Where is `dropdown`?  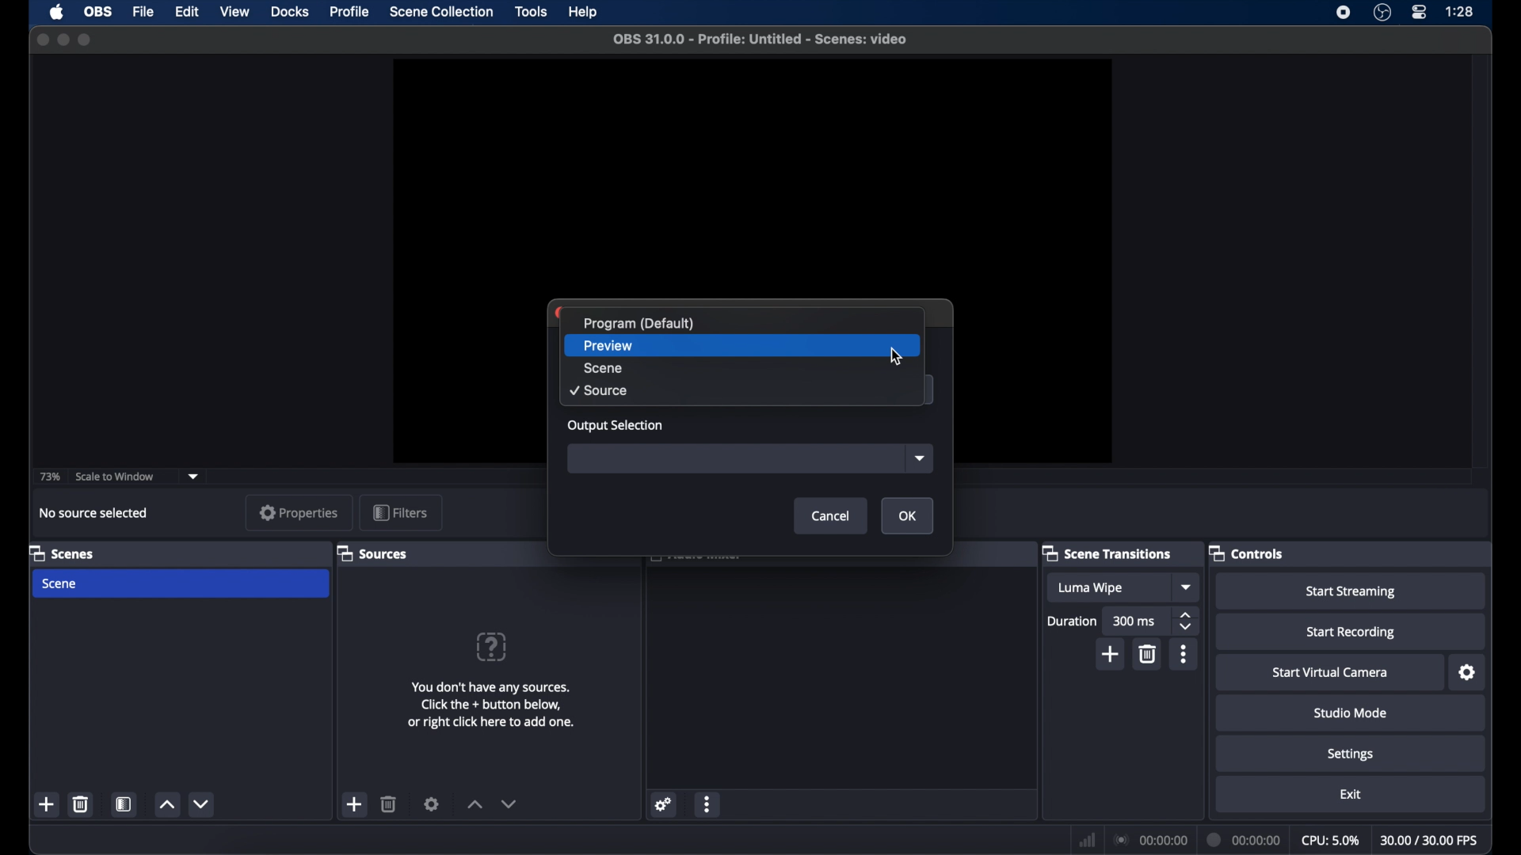
dropdown is located at coordinates (1185, 587).